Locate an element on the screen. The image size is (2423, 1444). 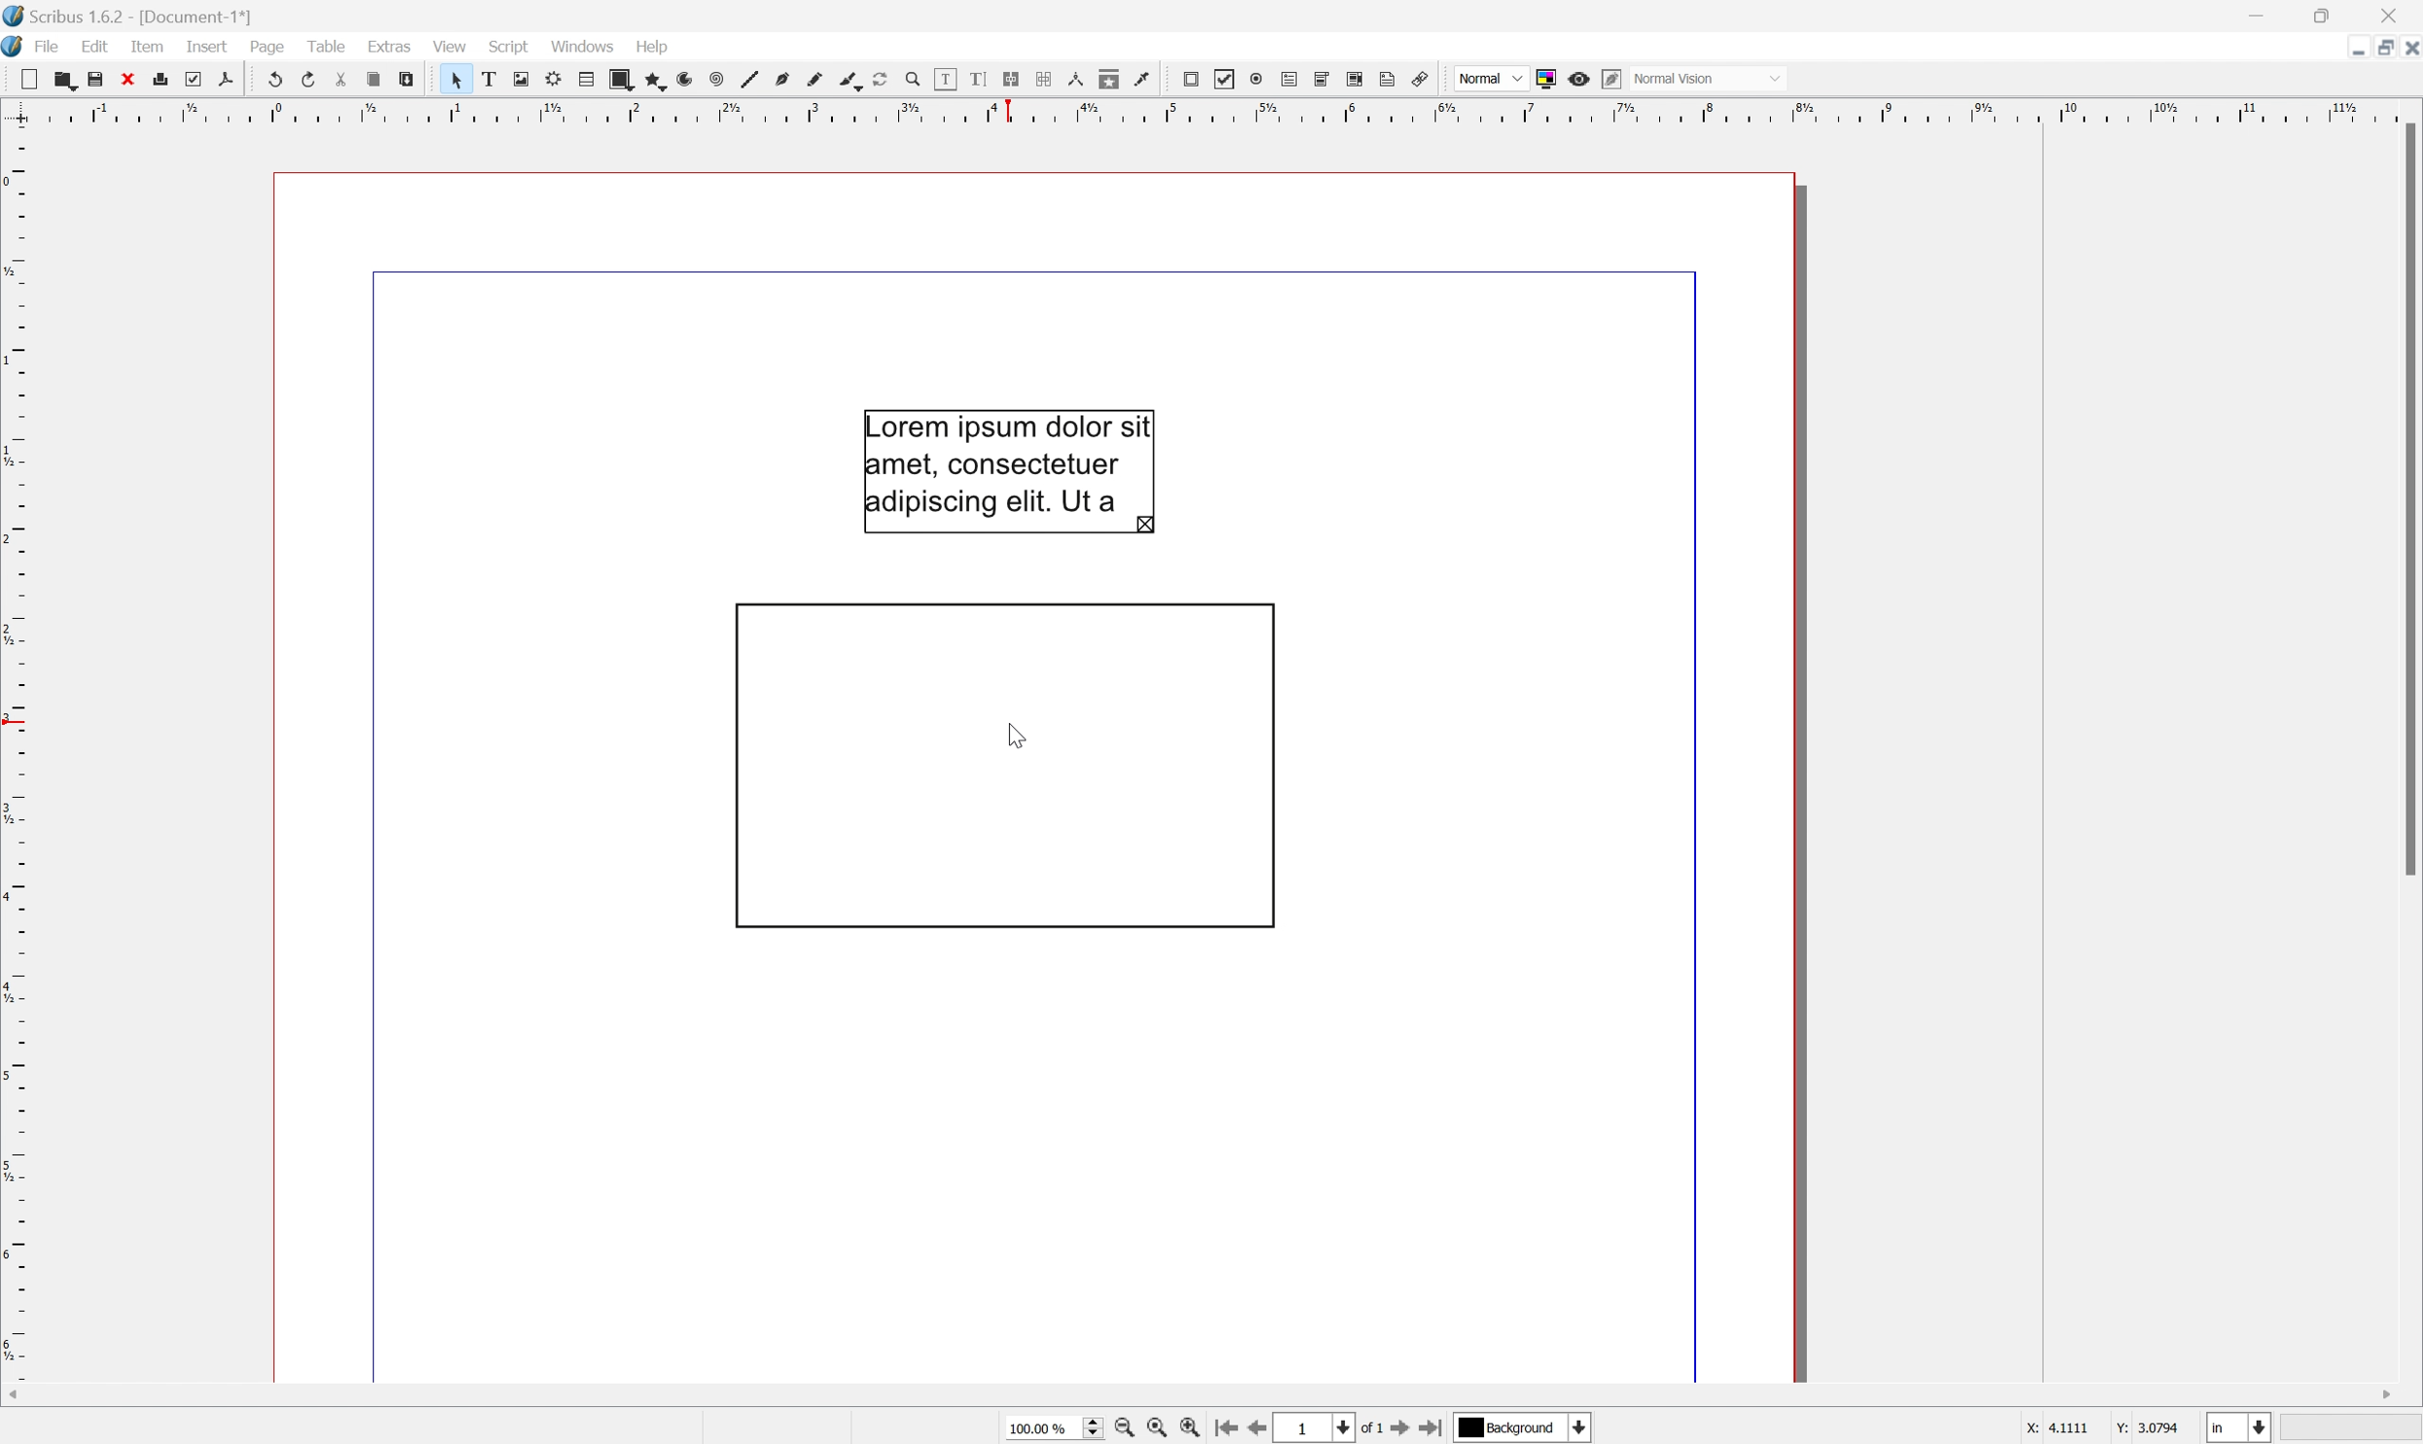
Save as PDF is located at coordinates (226, 82).